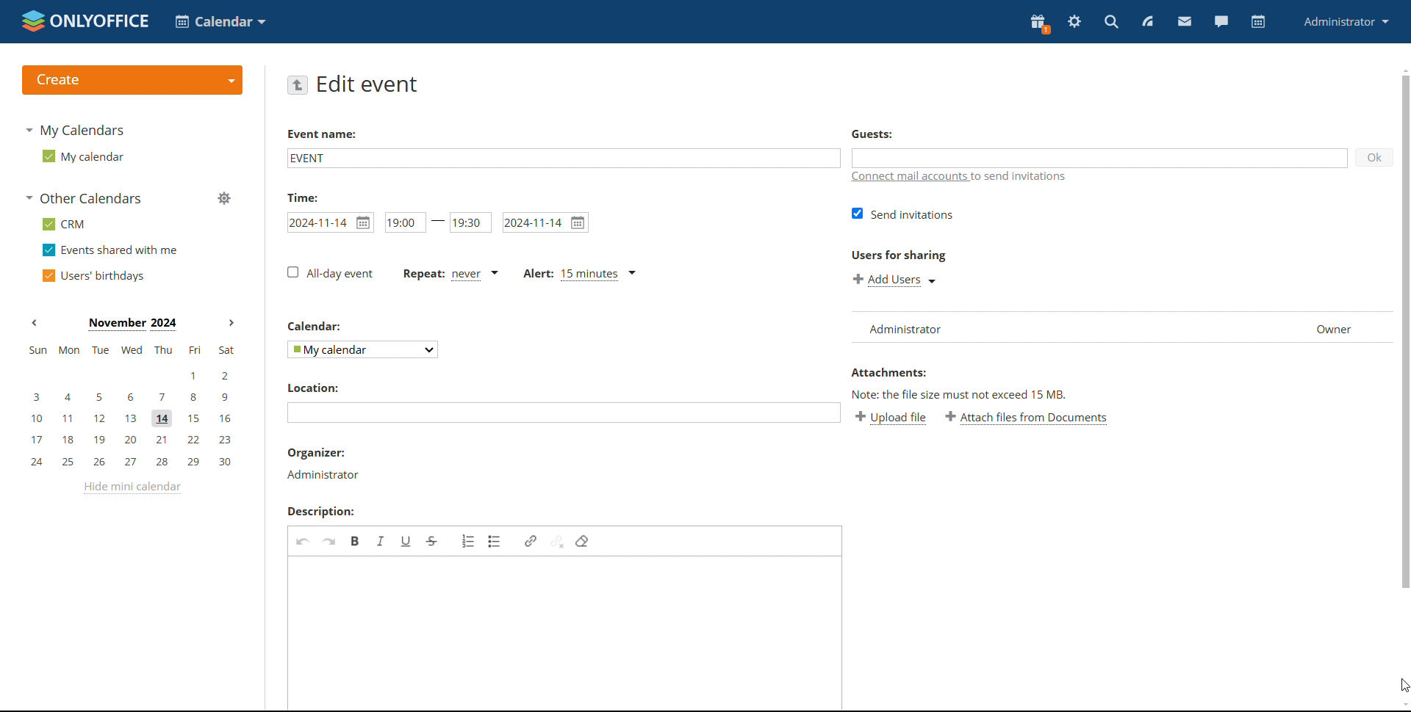 This screenshot has width=1411, height=712. Describe the element at coordinates (556, 542) in the screenshot. I see `unlink` at that location.